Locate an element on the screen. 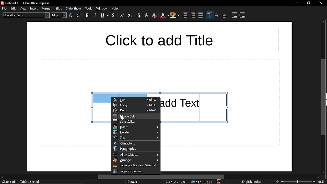 The height and width of the screenshot is (184, 327). Character is located at coordinates (136, 144).